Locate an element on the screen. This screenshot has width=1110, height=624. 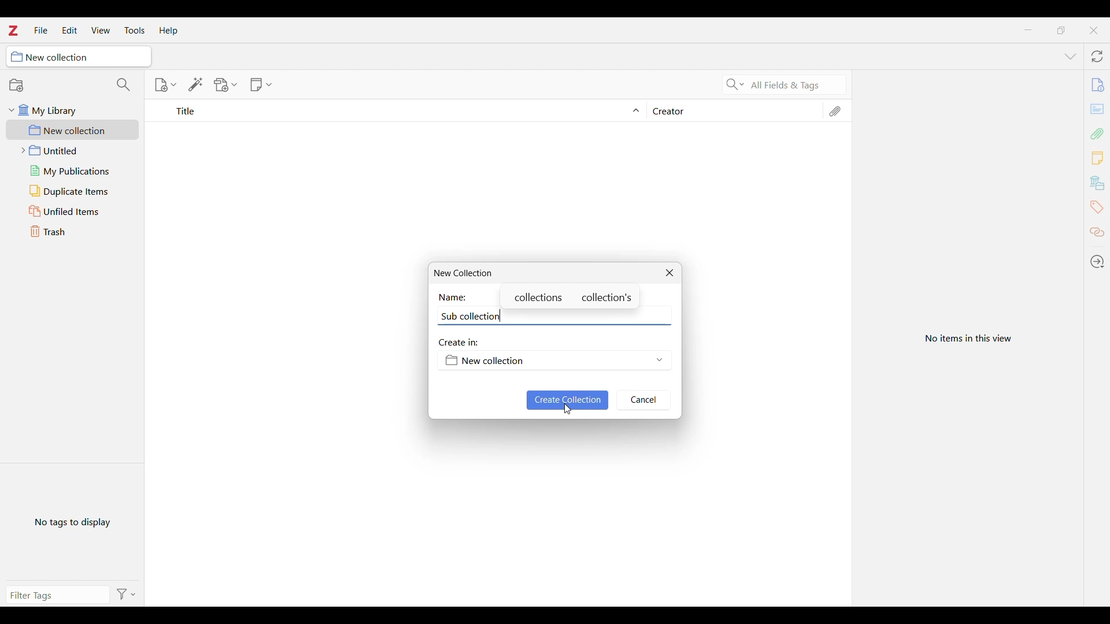
Help menu is located at coordinates (168, 31).